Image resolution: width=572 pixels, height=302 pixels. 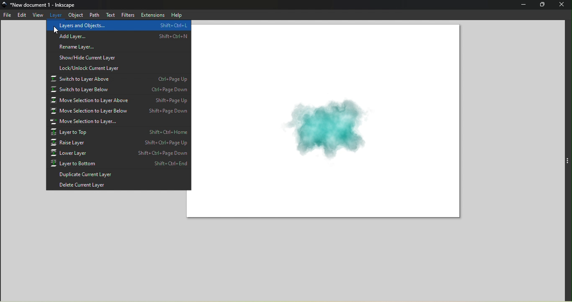 What do you see at coordinates (119, 122) in the screenshot?
I see `Move selection to layer` at bounding box center [119, 122].